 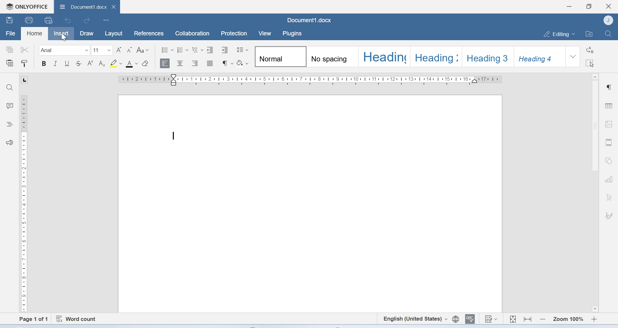 I want to click on Track changes, so click(x=492, y=320).